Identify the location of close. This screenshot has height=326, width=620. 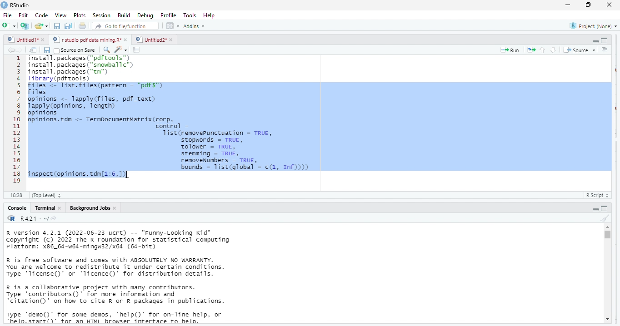
(171, 40).